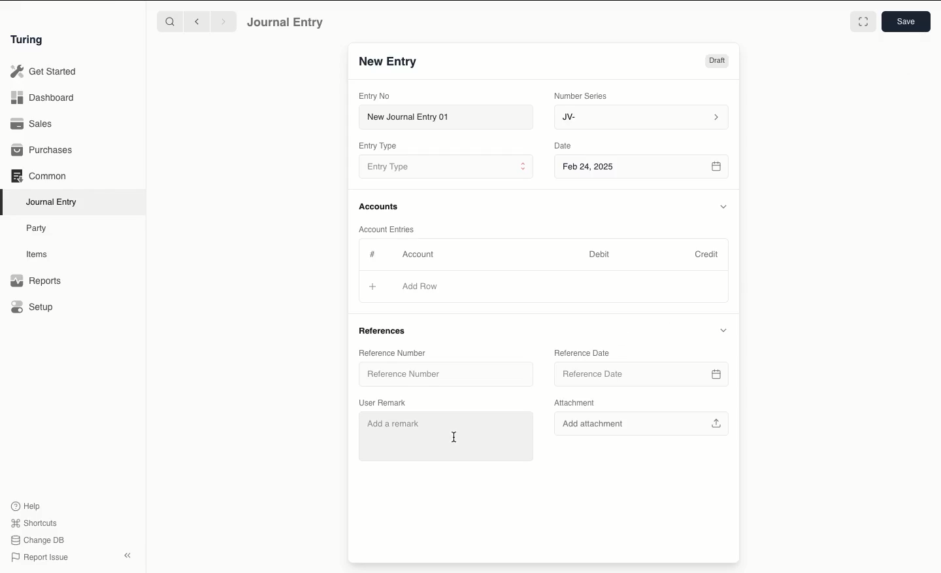 Image resolution: width=941 pixels, height=573 pixels. Describe the element at coordinates (565, 145) in the screenshot. I see `Date` at that location.